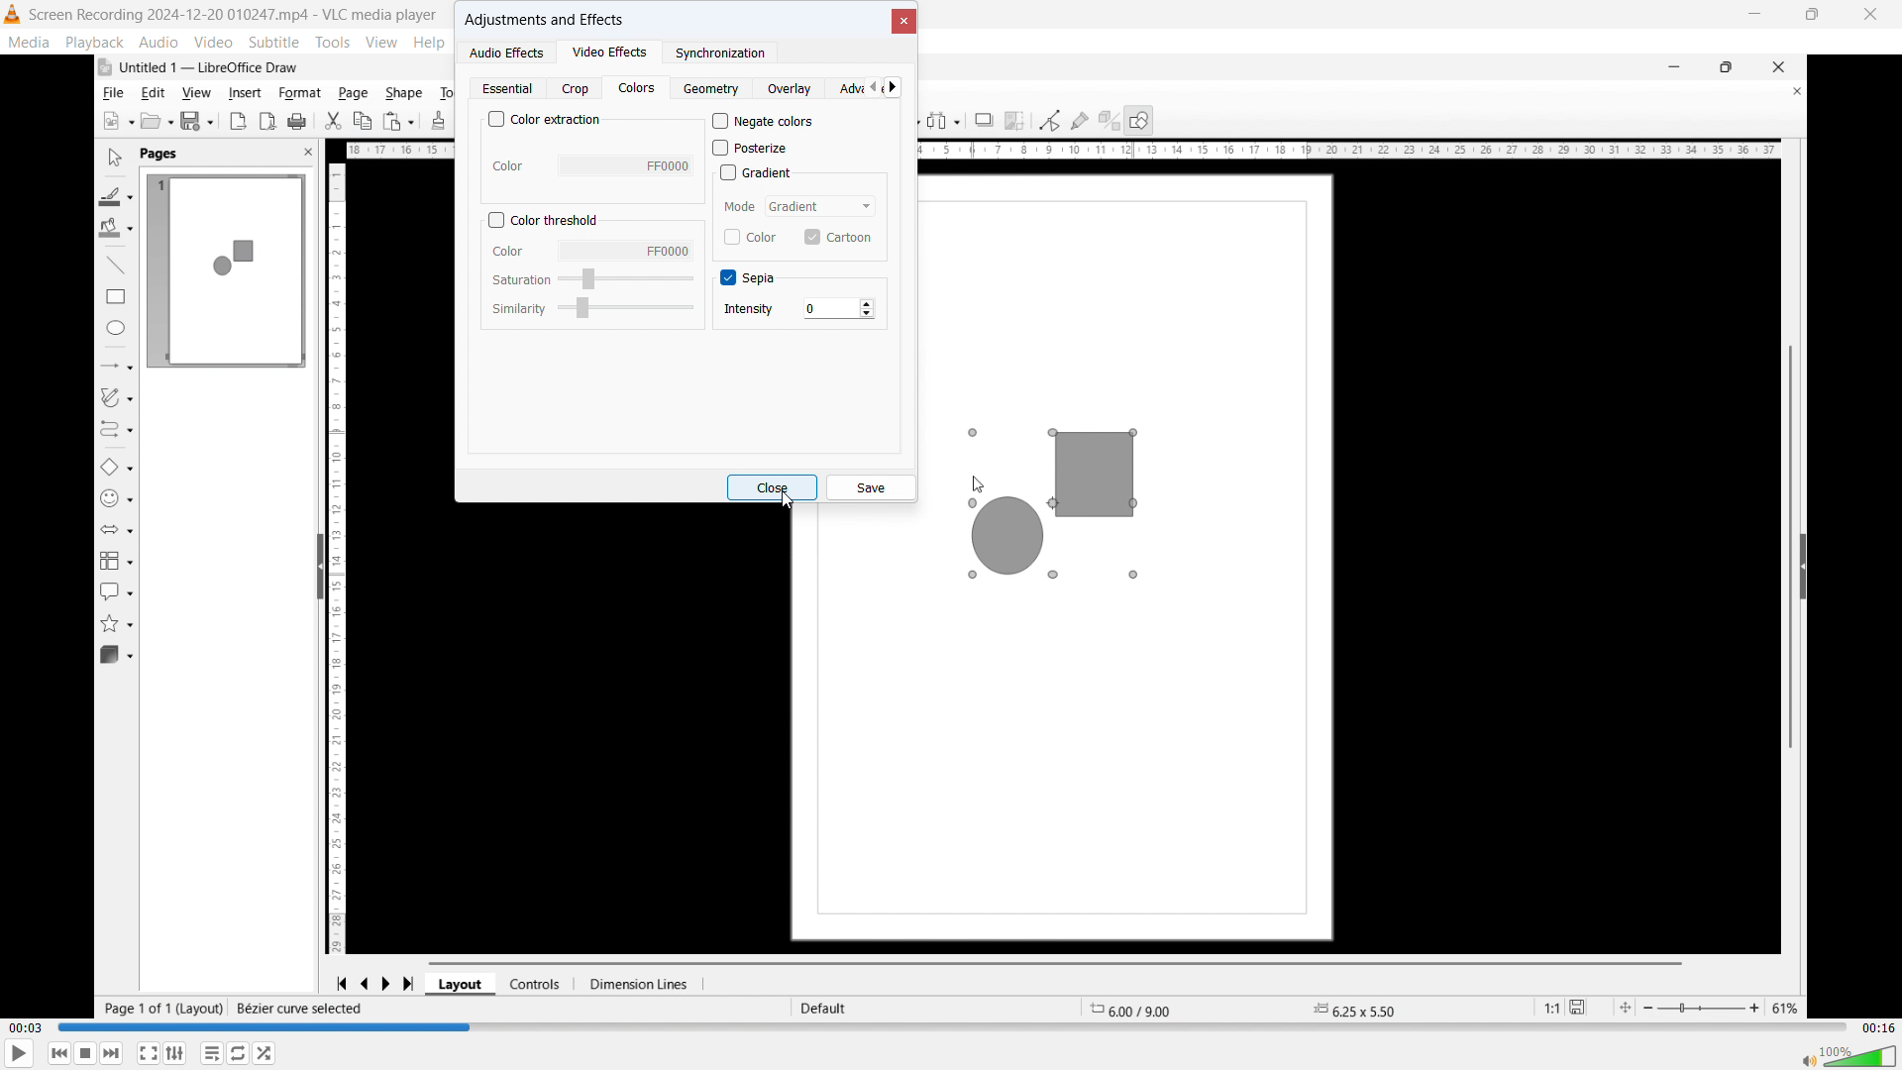  Describe the element at coordinates (174, 1054) in the screenshot. I see `Show extended settings` at that location.